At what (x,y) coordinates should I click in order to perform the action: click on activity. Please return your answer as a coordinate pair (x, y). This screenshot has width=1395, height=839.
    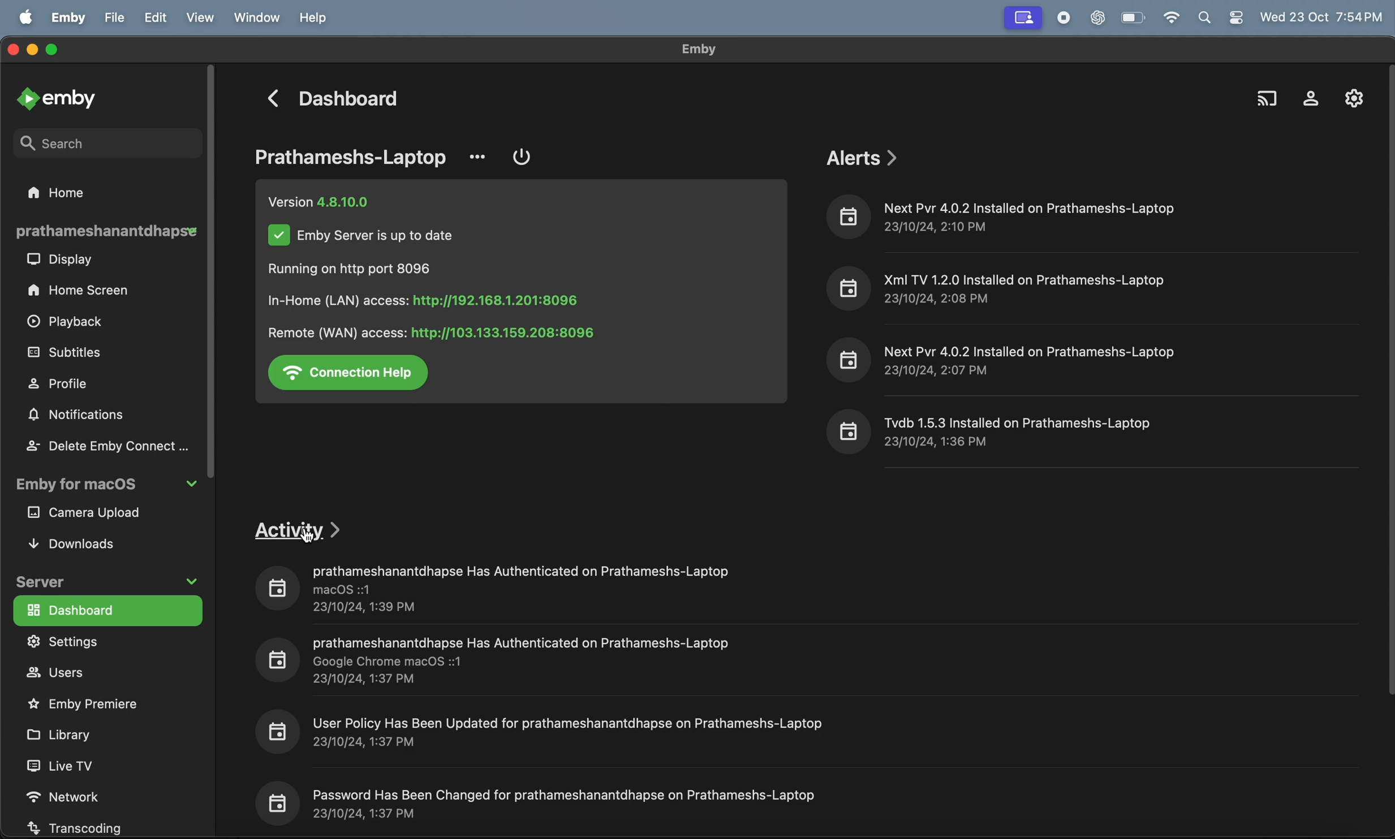
    Looking at the image, I should click on (302, 528).